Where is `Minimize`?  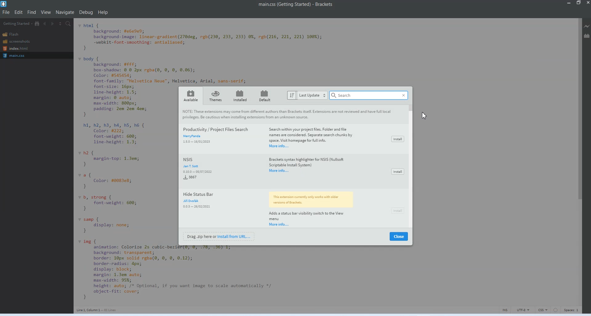
Minimize is located at coordinates (569, 3).